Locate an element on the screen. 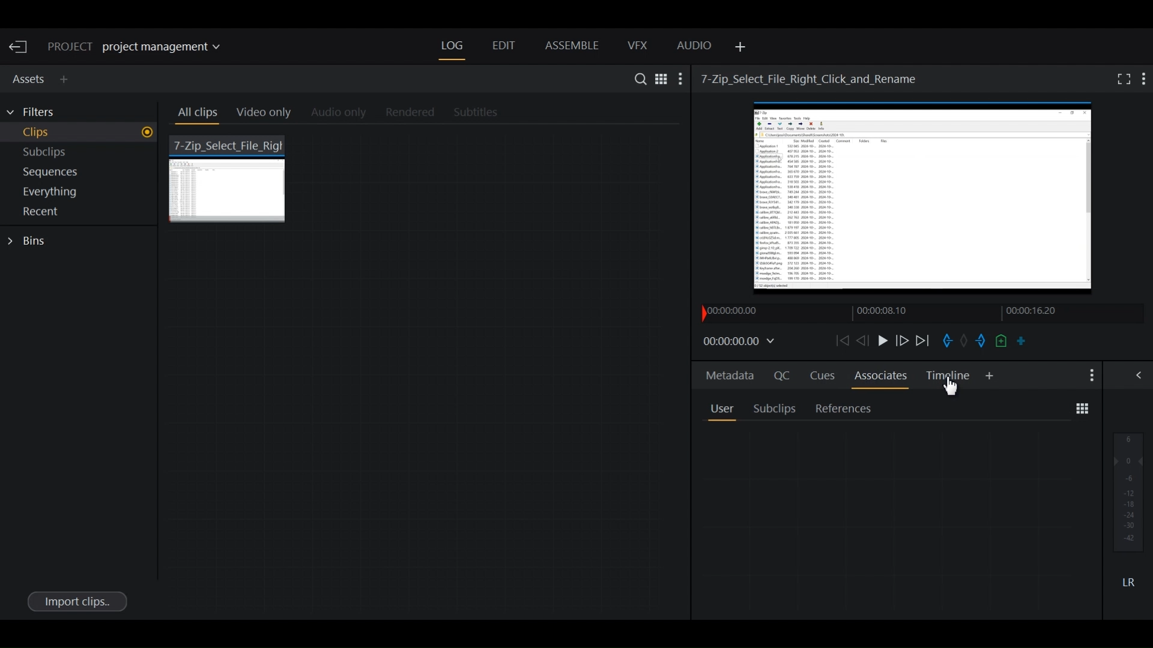 The height and width of the screenshot is (648, 1153). Associates is located at coordinates (881, 376).